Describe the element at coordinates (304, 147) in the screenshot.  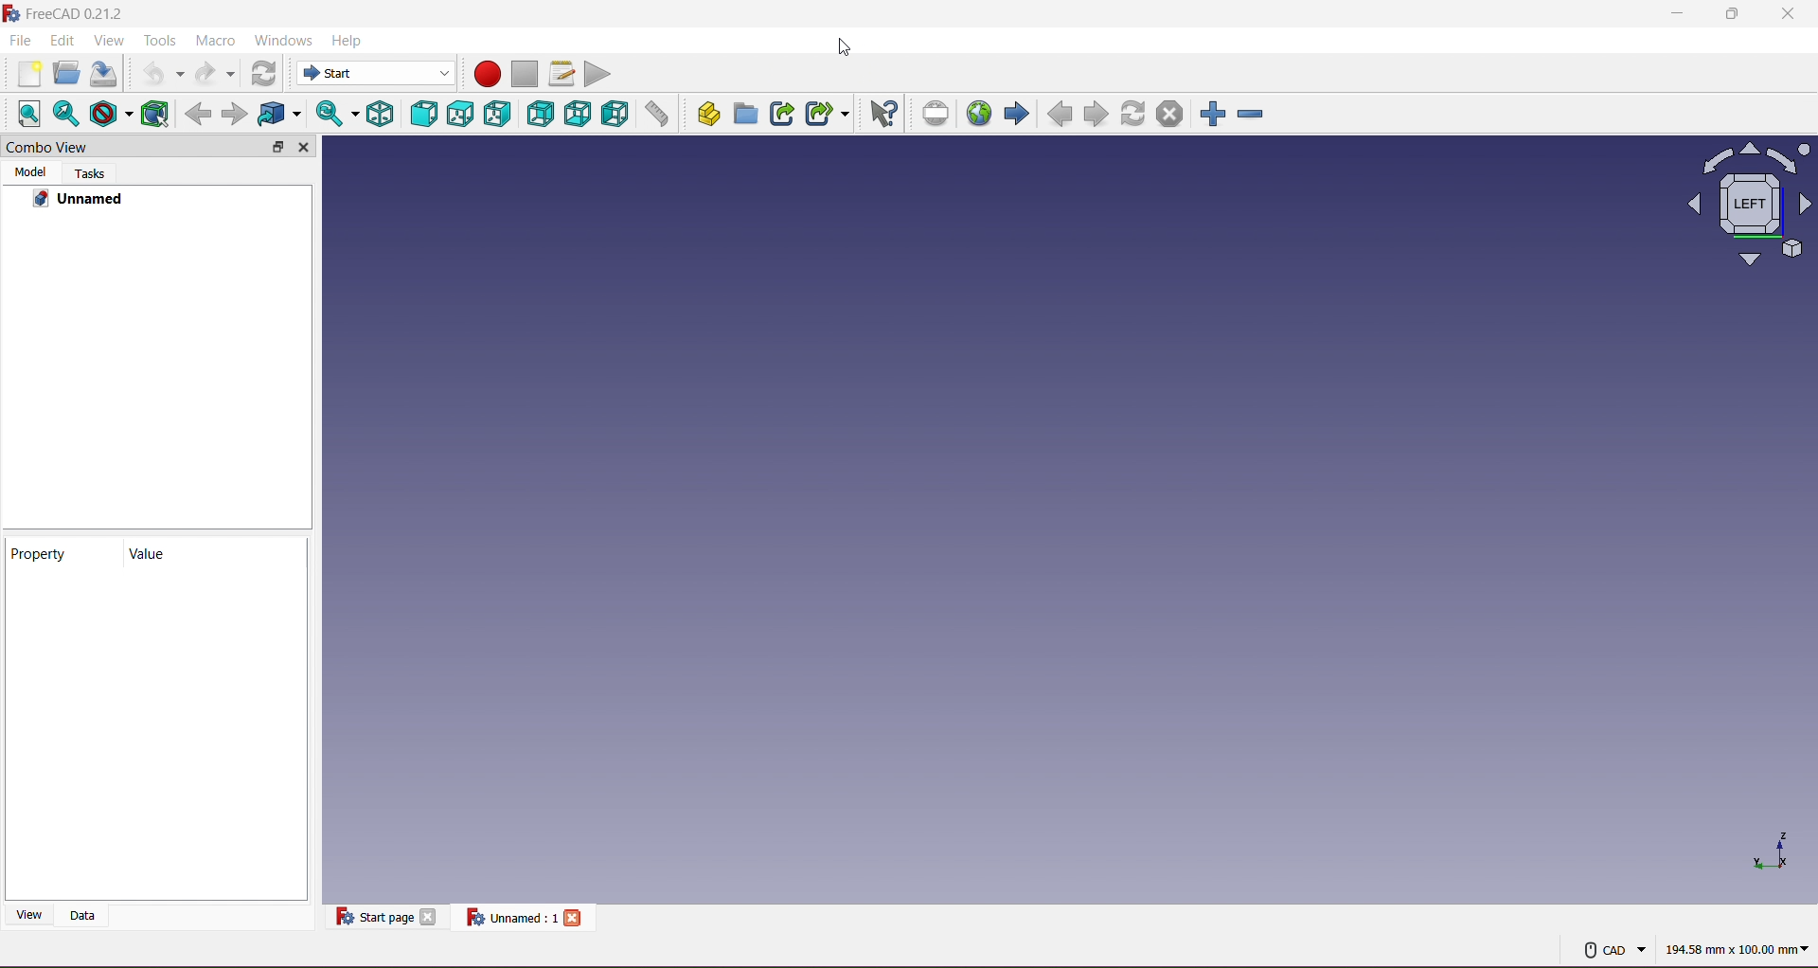
I see `Close` at that location.